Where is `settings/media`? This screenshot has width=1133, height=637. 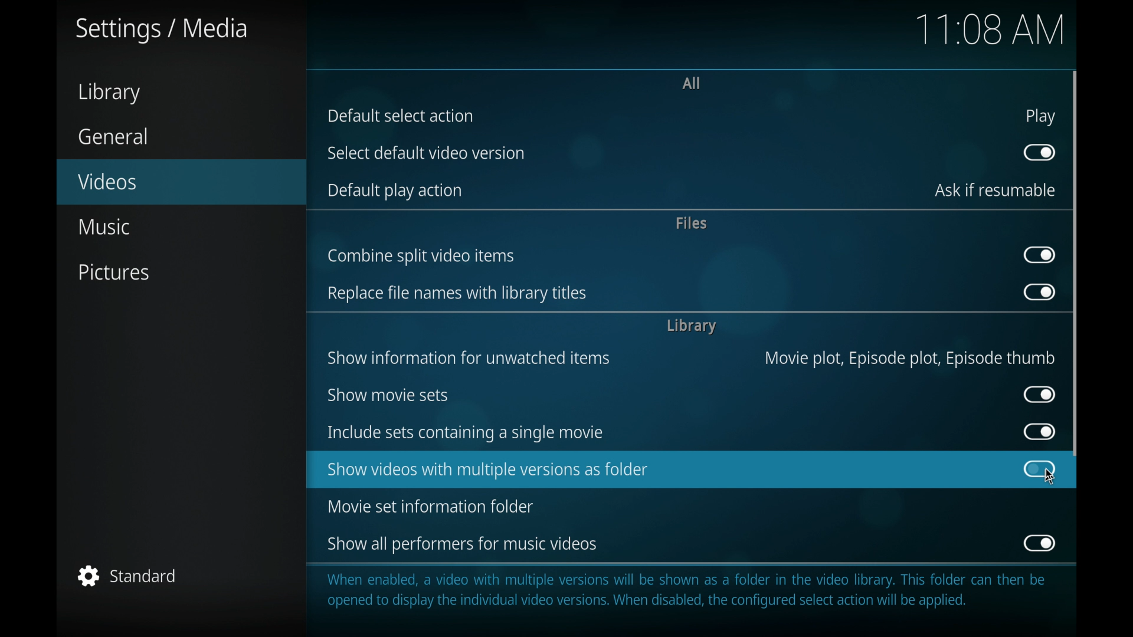 settings/media is located at coordinates (162, 31).